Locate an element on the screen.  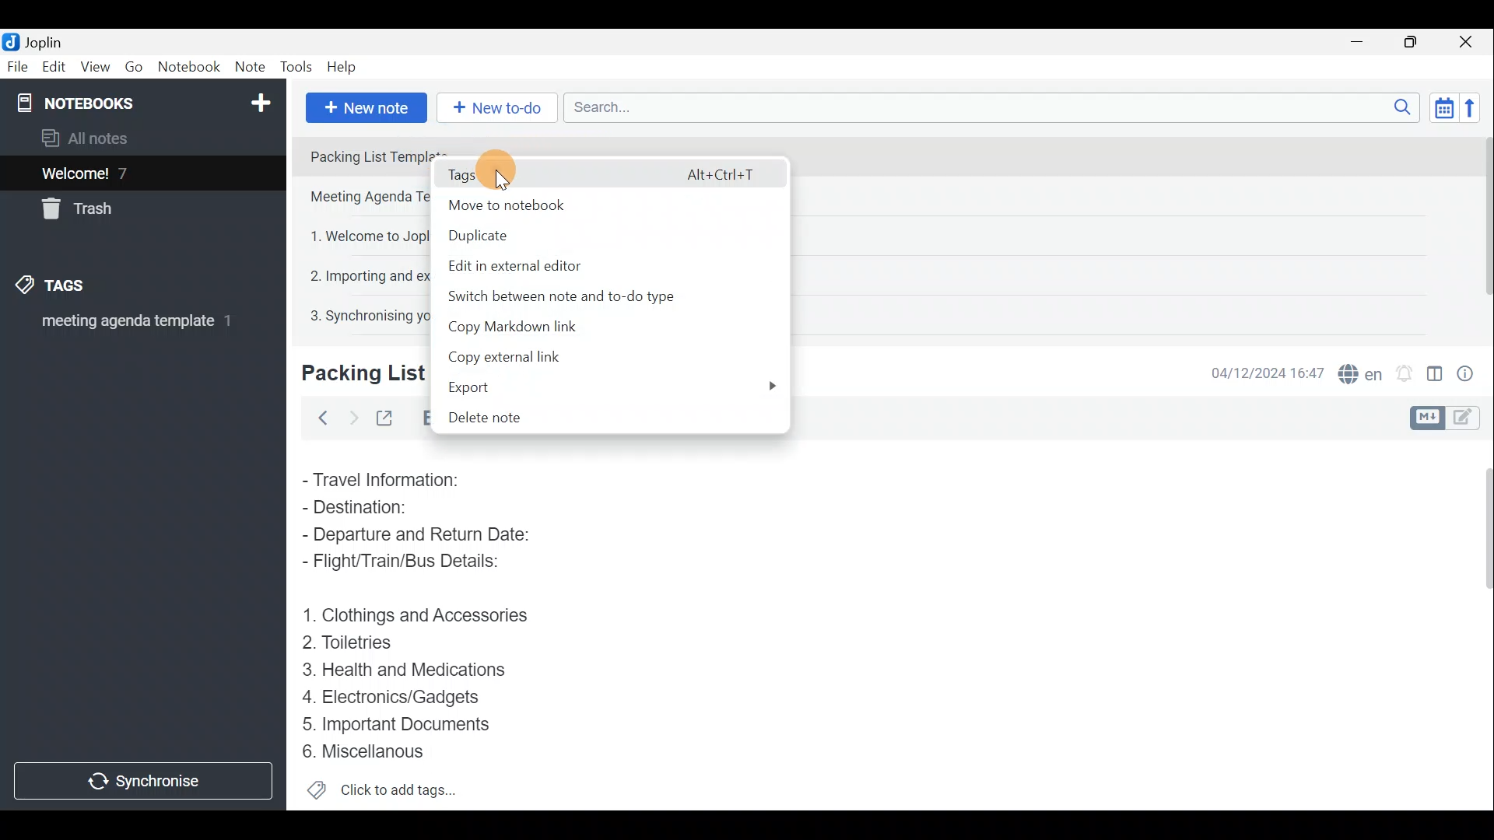
Go is located at coordinates (135, 67).